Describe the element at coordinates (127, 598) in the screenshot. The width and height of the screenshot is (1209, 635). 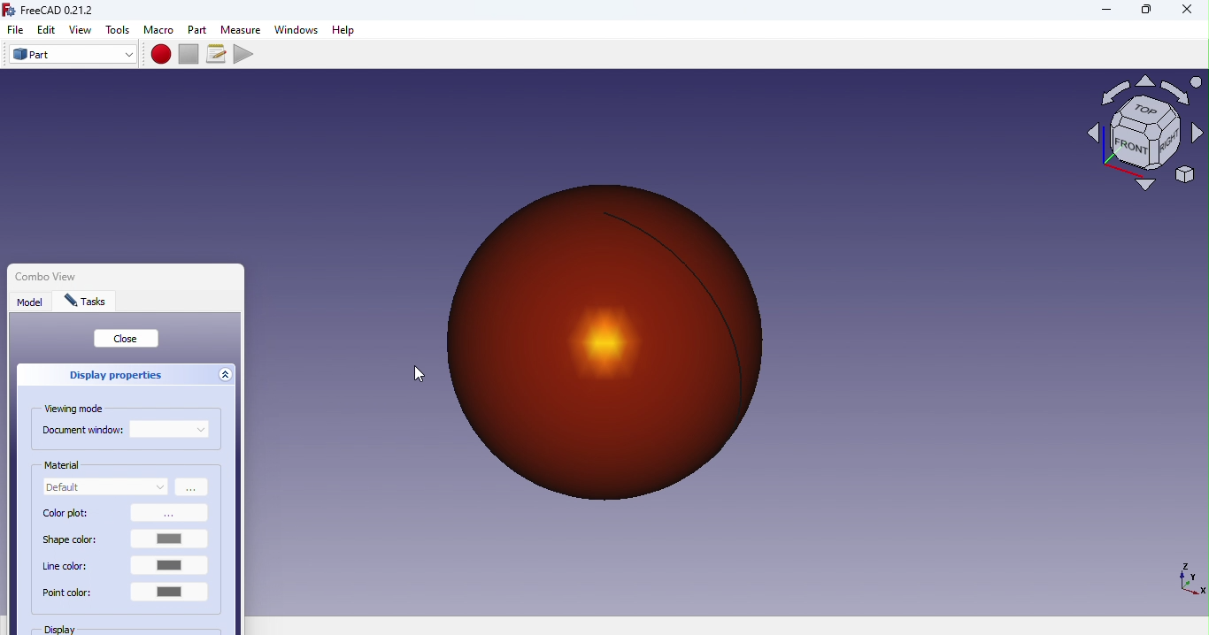
I see `Point color` at that location.